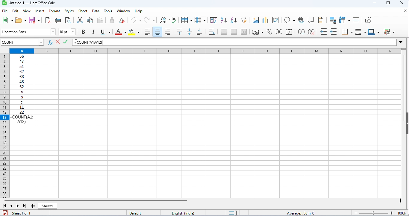  I want to click on input cell number, so click(27, 42).